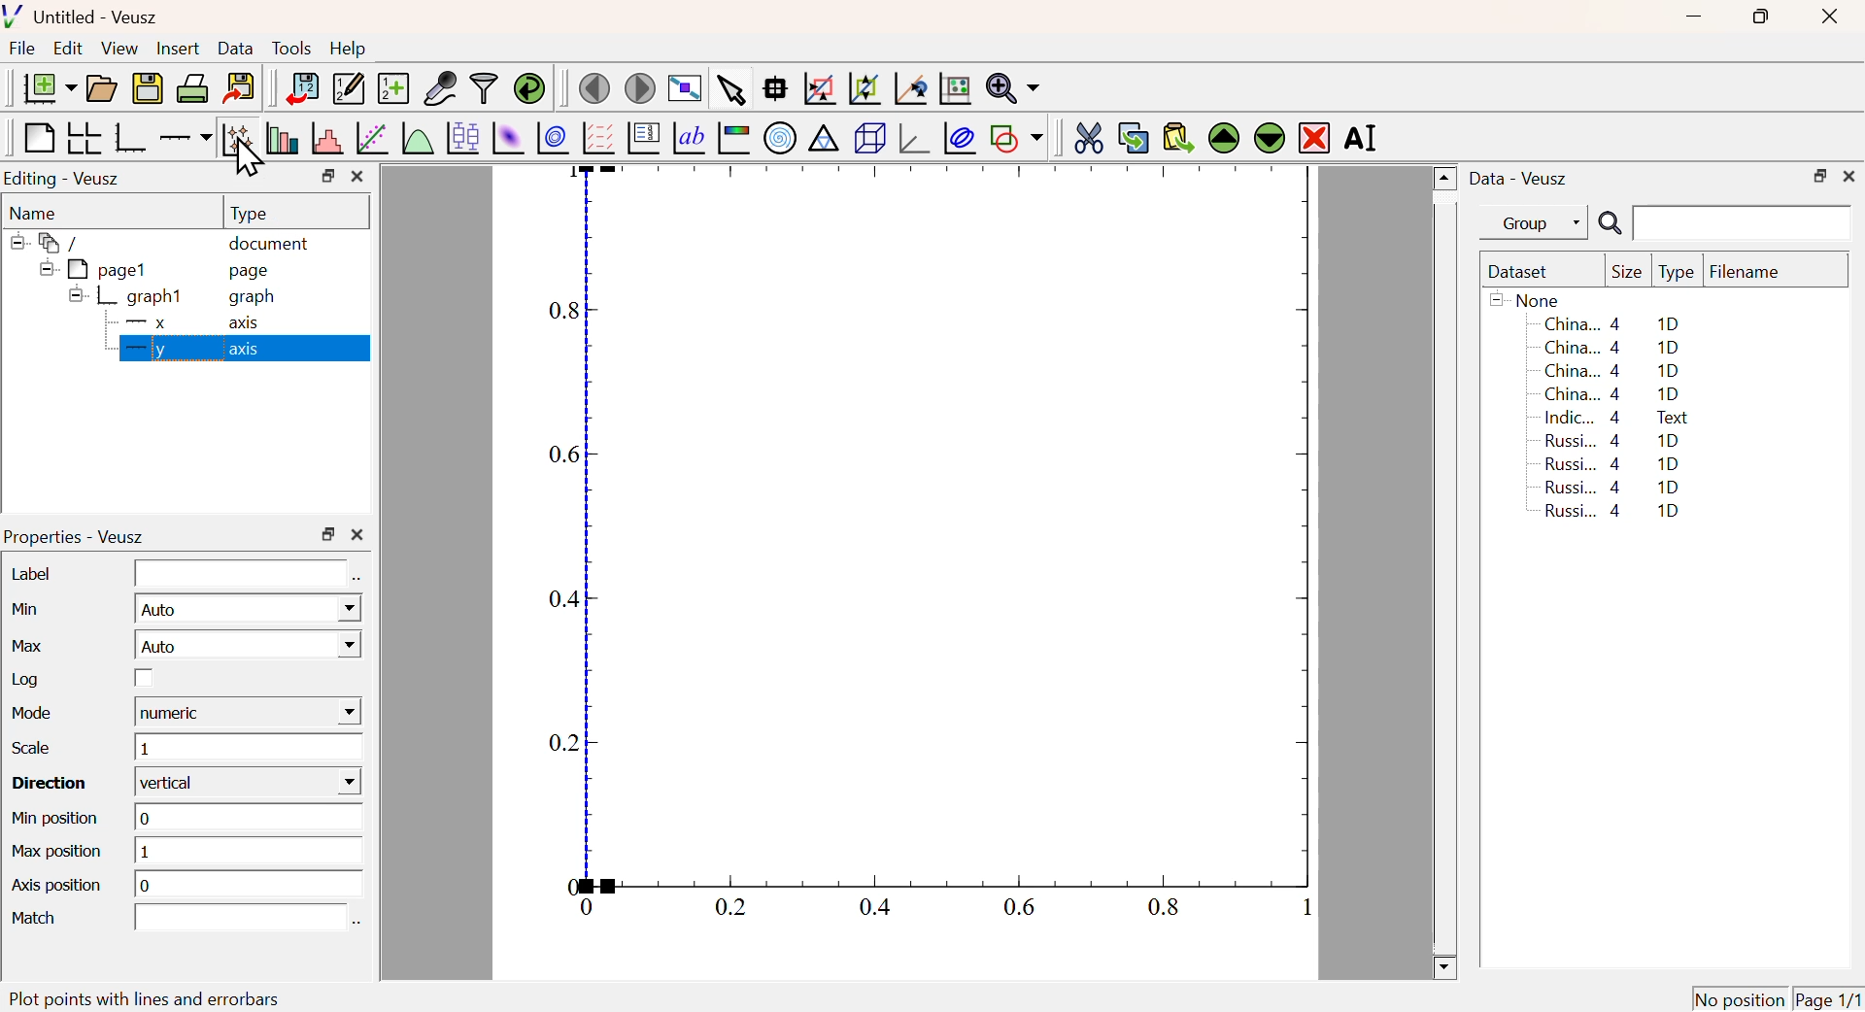  I want to click on Input, so click(239, 918).